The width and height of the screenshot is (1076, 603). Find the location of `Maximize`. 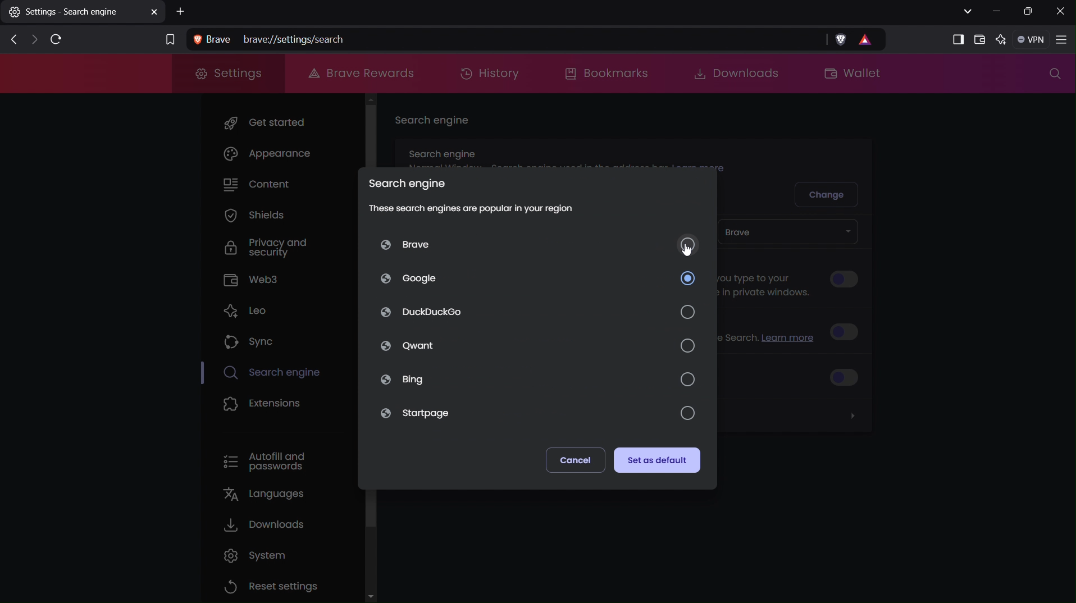

Maximize is located at coordinates (1029, 12).